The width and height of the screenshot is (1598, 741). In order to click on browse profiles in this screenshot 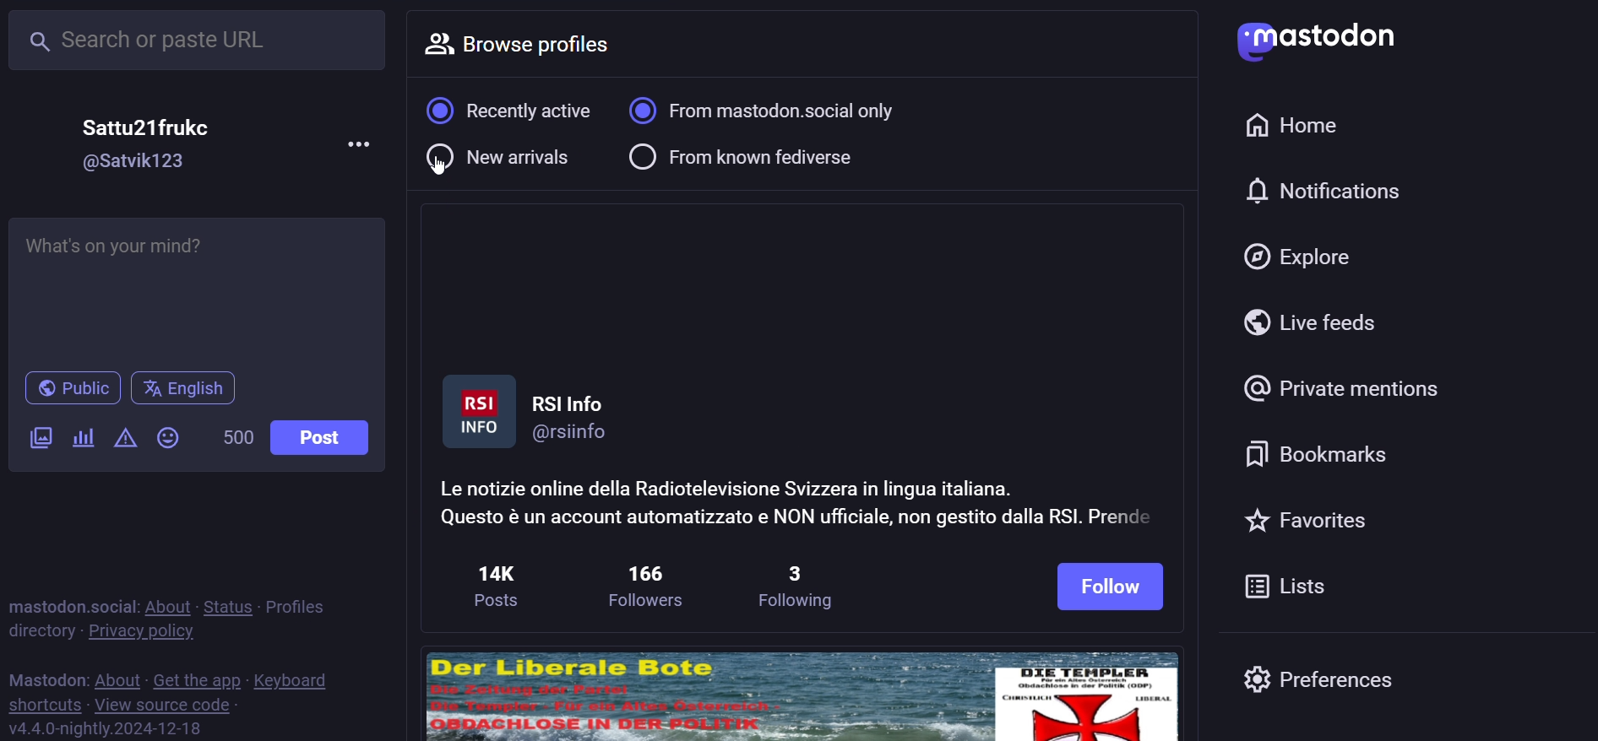, I will do `click(540, 45)`.